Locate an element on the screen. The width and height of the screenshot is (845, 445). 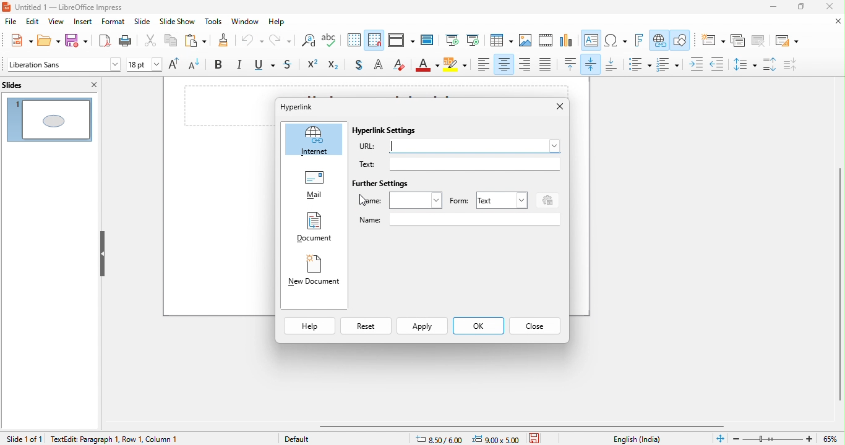
paste is located at coordinates (194, 41).